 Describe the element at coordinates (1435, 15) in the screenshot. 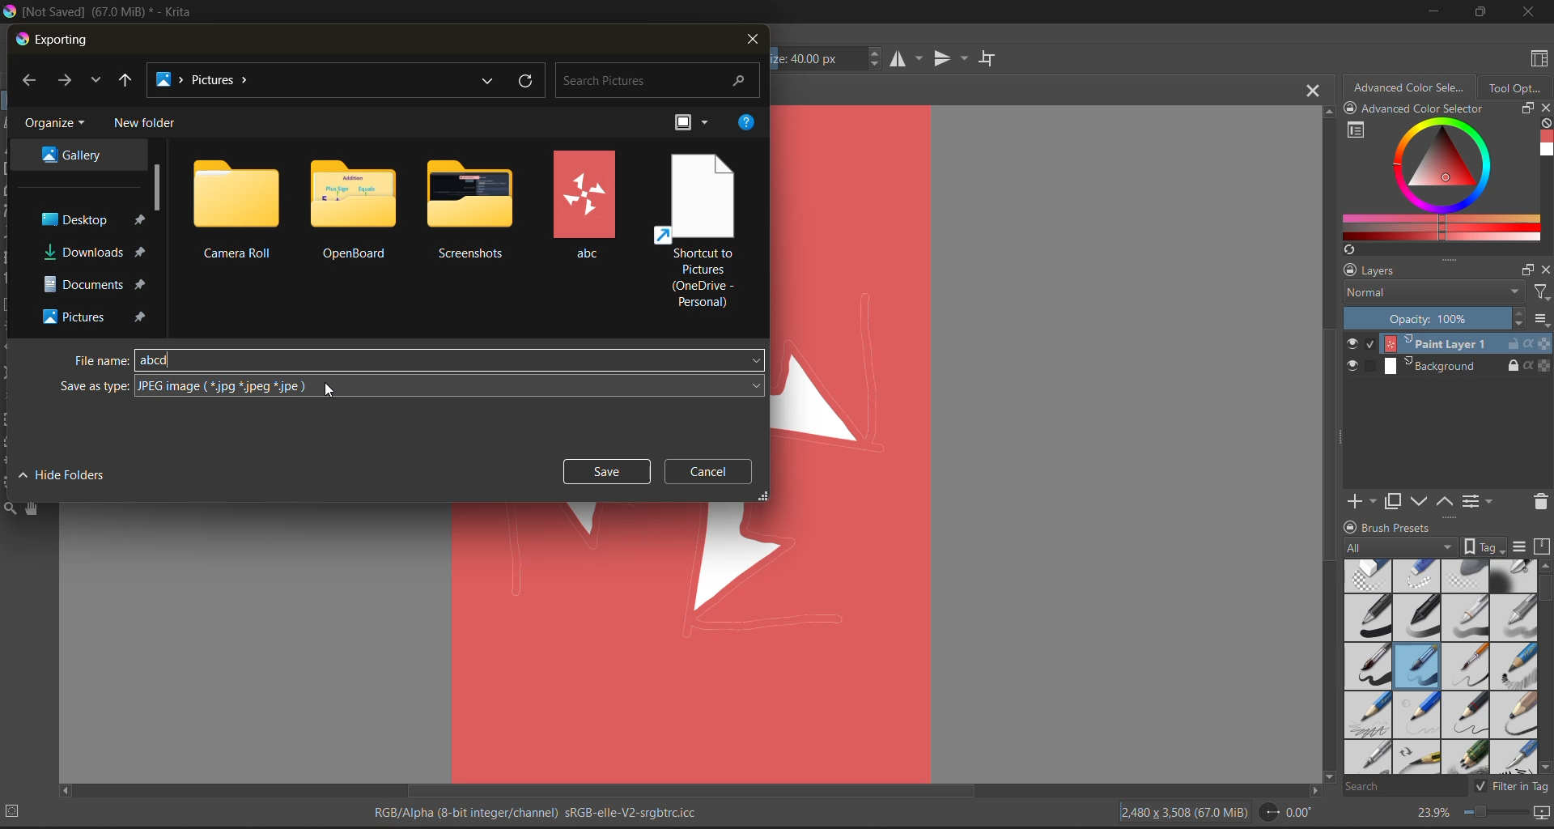

I see `minimize` at that location.